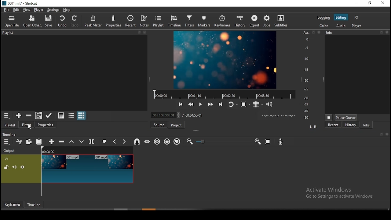 This screenshot has height=220, width=391. Describe the element at coordinates (147, 142) in the screenshot. I see `scrub while dragging` at that location.